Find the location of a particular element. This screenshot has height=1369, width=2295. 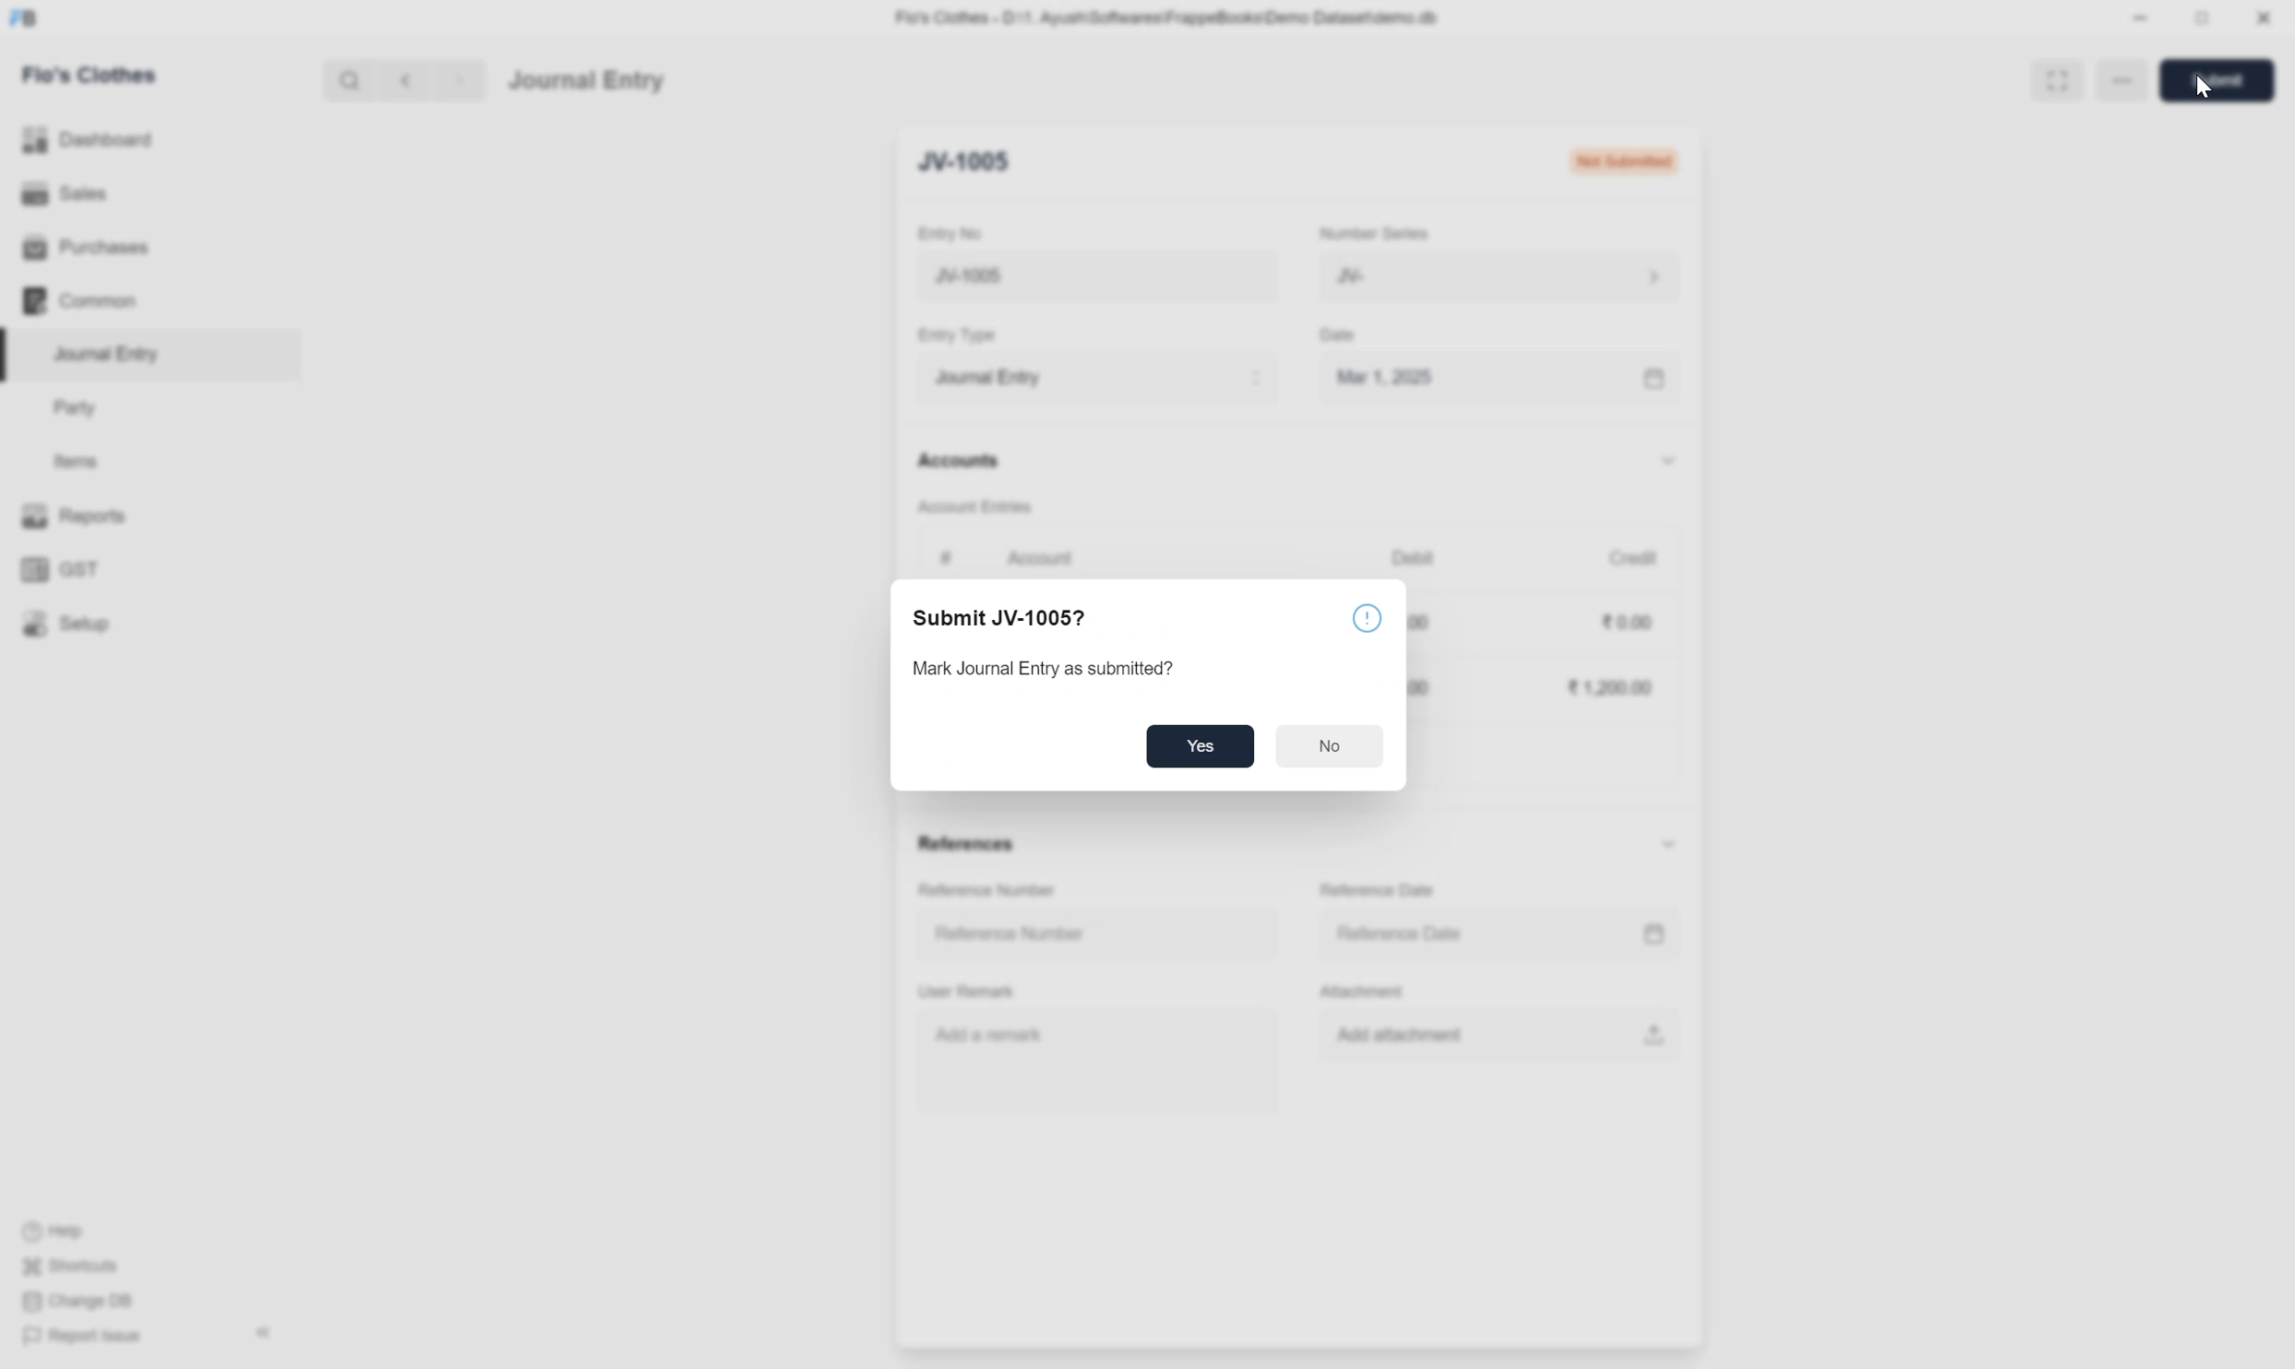

JV- is located at coordinates (1500, 276).